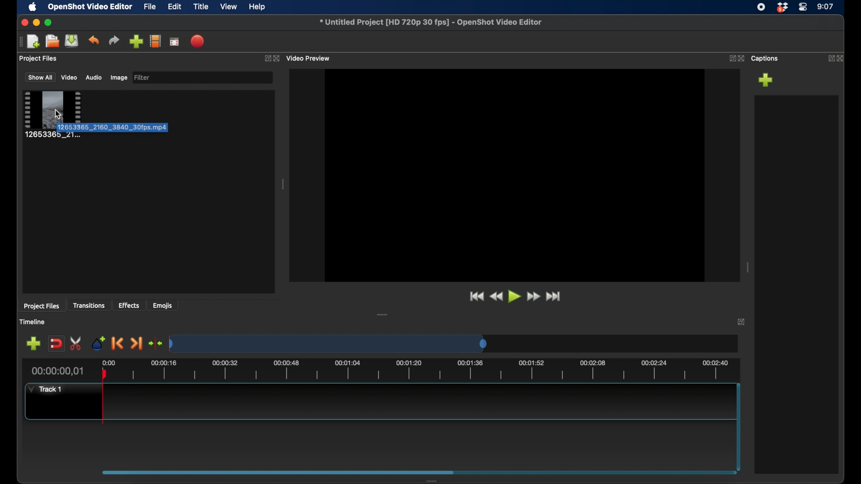  What do you see at coordinates (429, 371) in the screenshot?
I see `timeline` at bounding box center [429, 371].